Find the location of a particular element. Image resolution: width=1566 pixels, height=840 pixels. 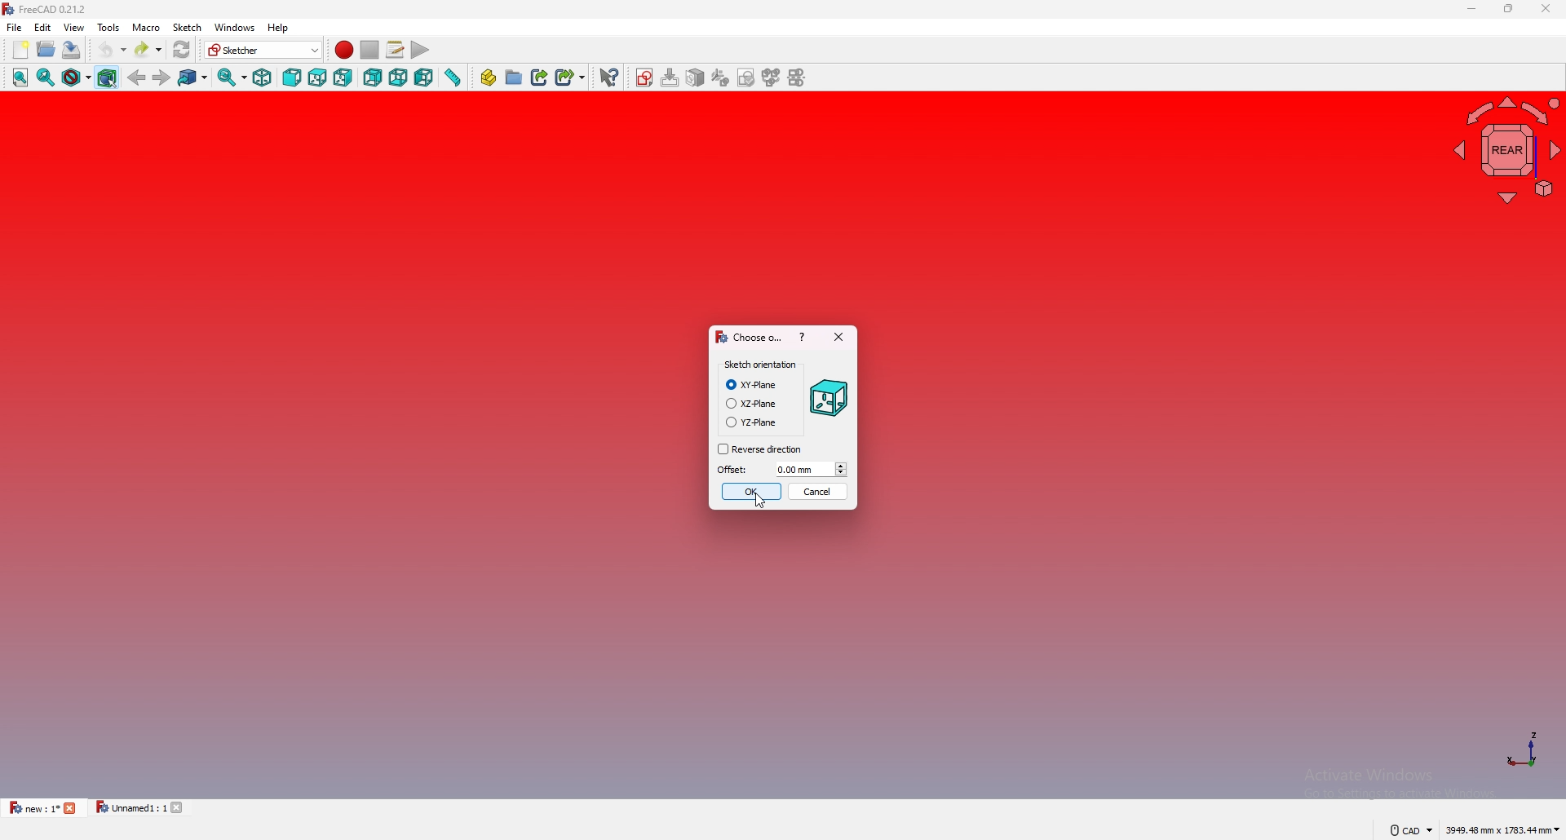

view is located at coordinates (74, 26).